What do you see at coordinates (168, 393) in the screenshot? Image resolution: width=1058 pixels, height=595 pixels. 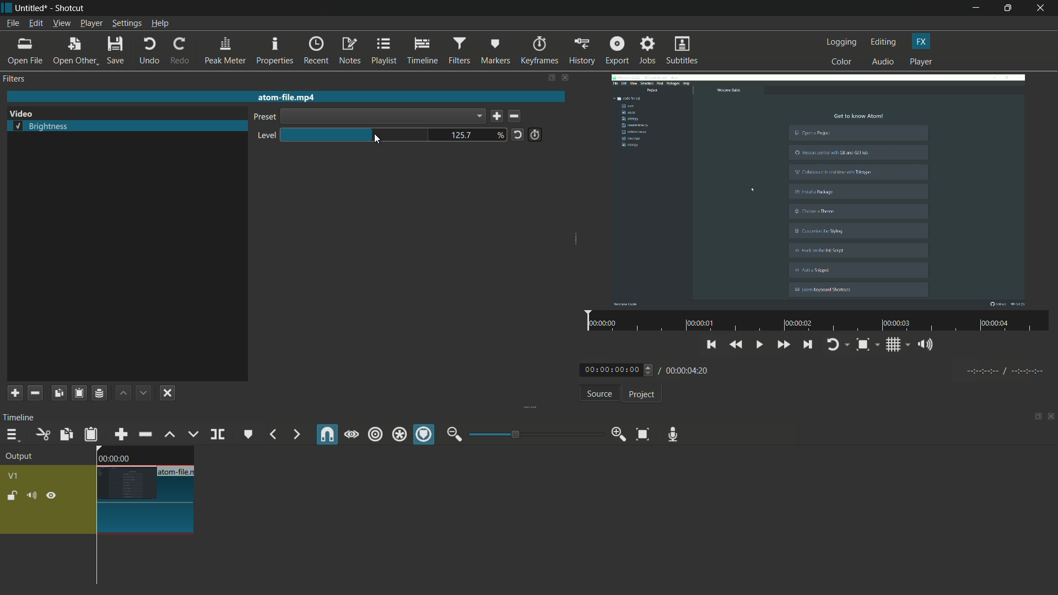 I see `deselect the filter` at bounding box center [168, 393].